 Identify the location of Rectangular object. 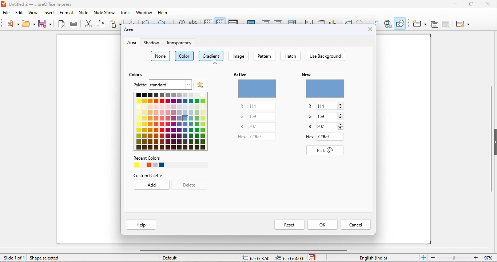
(325, 89).